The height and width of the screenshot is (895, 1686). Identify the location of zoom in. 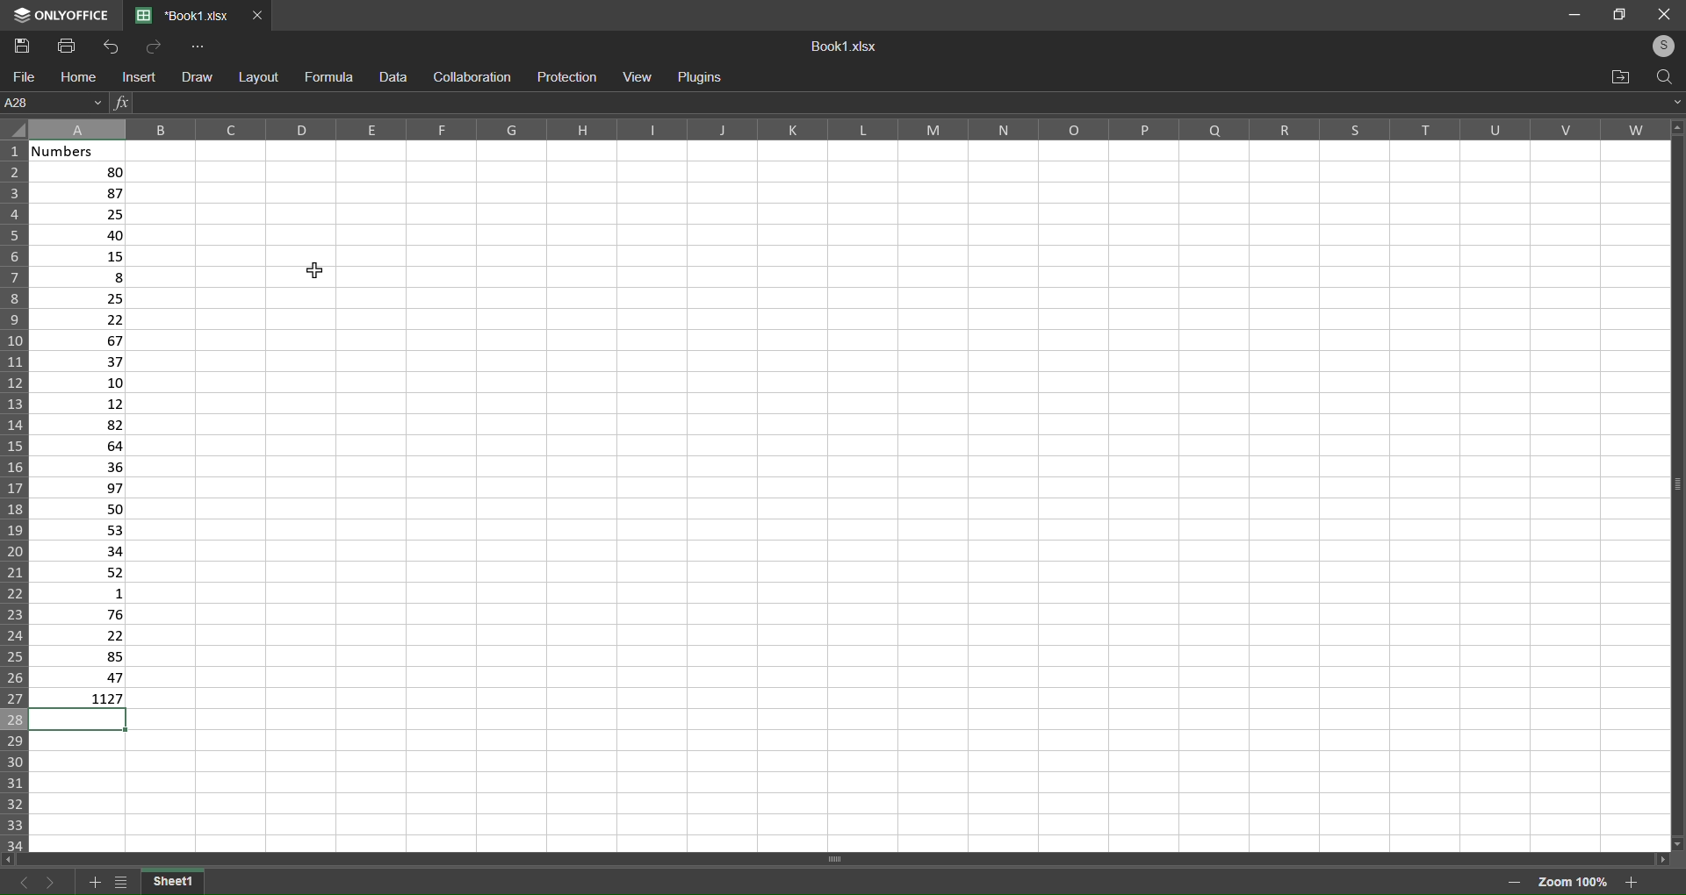
(1629, 880).